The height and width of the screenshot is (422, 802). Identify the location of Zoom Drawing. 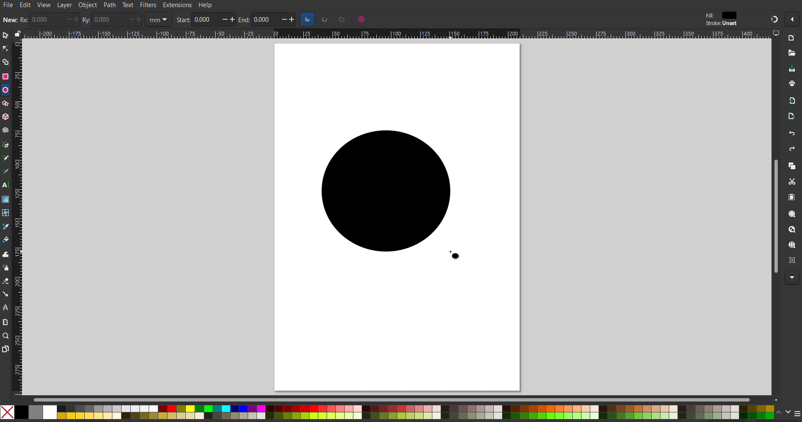
(792, 230).